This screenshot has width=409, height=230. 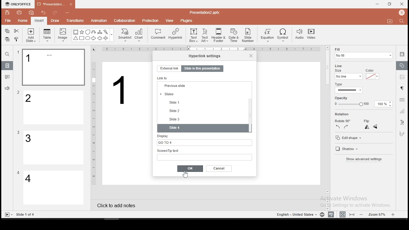 What do you see at coordinates (98, 21) in the screenshot?
I see `animation` at bounding box center [98, 21].